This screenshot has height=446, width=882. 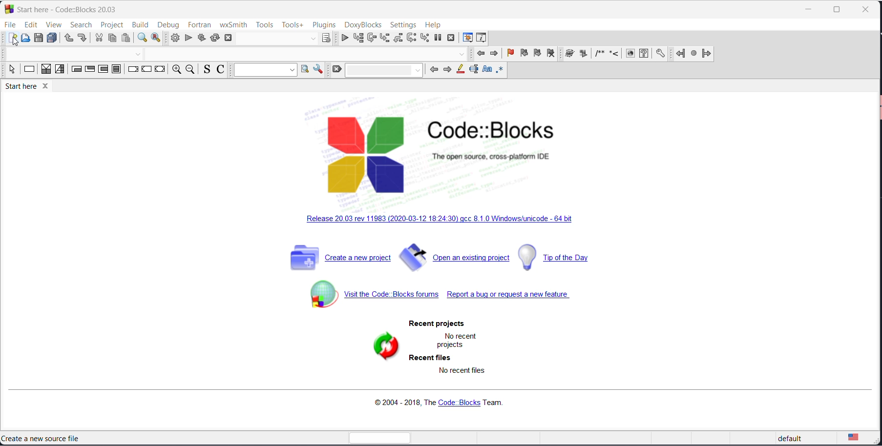 I want to click on file, so click(x=11, y=23).